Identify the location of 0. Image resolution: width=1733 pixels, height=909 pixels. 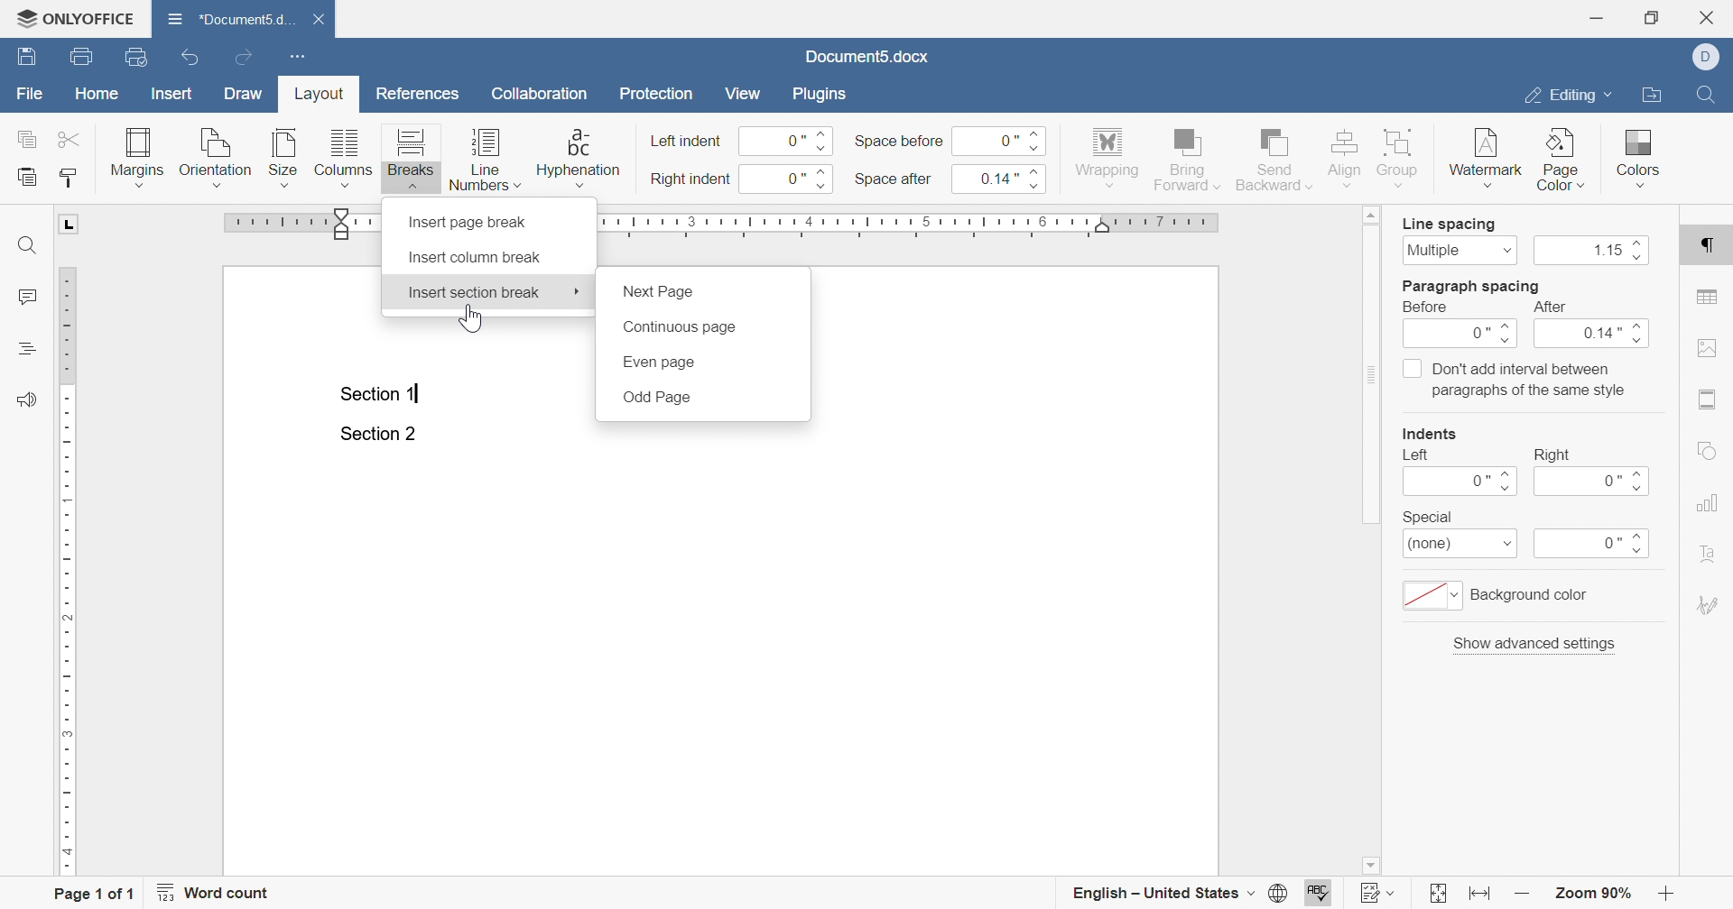
(790, 141).